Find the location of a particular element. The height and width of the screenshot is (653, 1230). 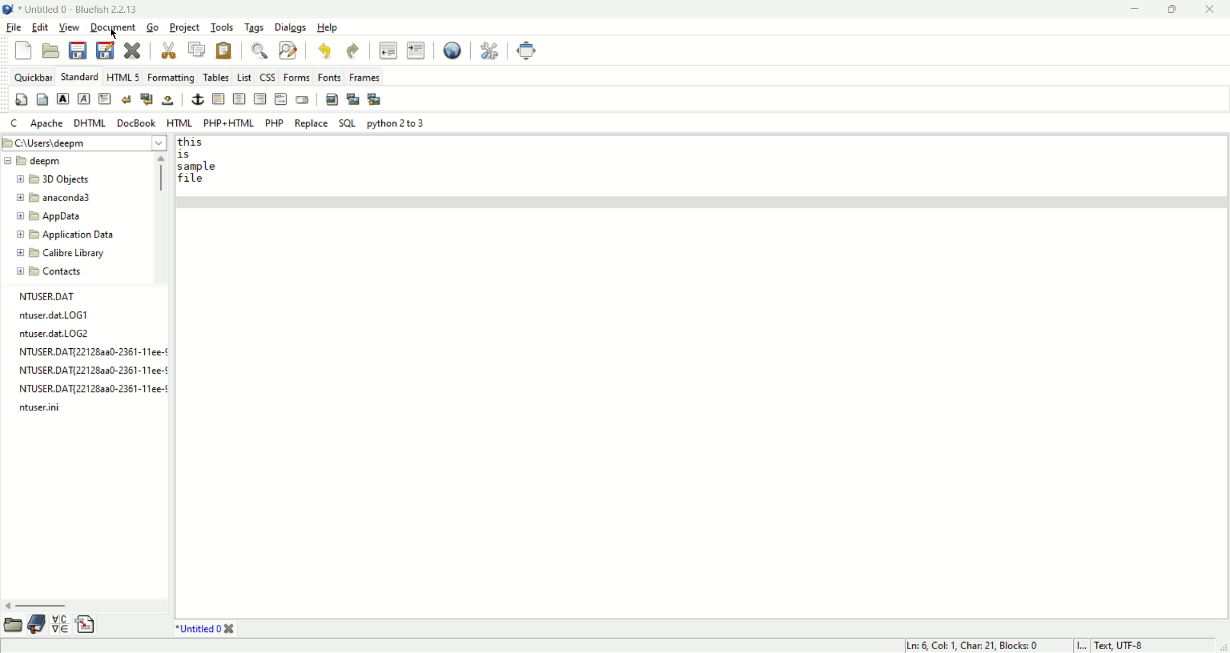

C is located at coordinates (14, 122).